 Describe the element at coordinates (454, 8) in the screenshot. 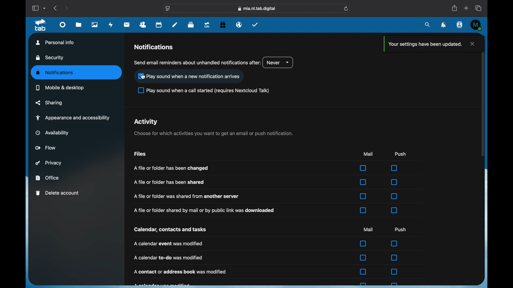

I see `share` at that location.